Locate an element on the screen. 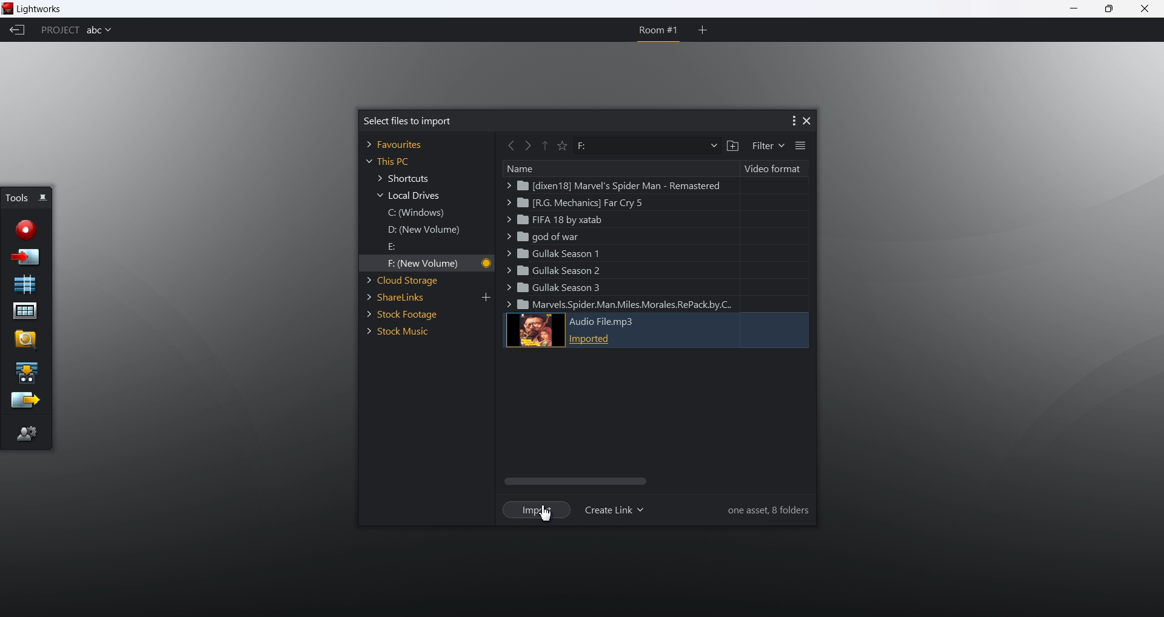 The image size is (1164, 617). export sequence is located at coordinates (24, 401).